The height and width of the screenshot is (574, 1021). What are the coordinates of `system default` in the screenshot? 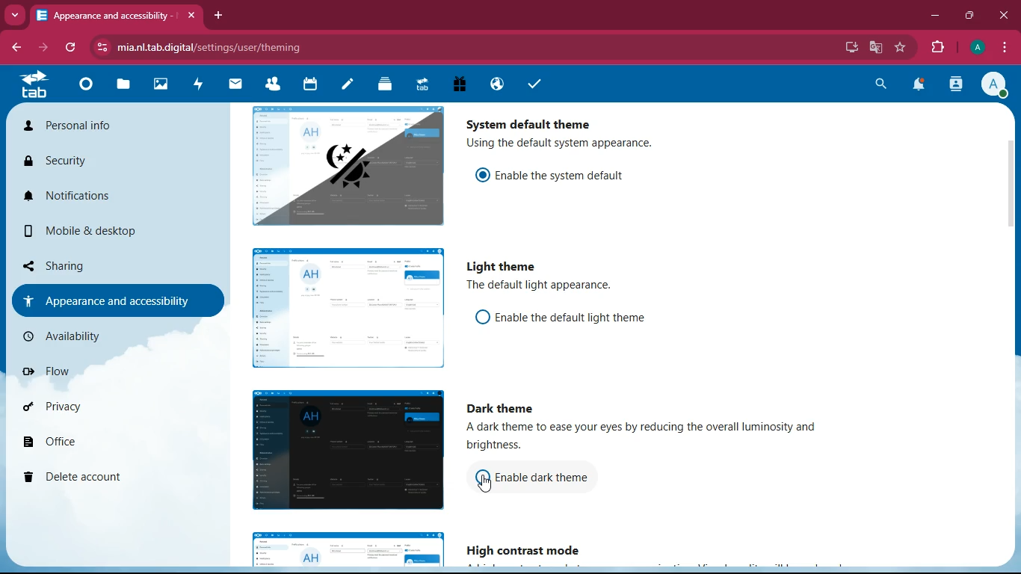 It's located at (531, 121).